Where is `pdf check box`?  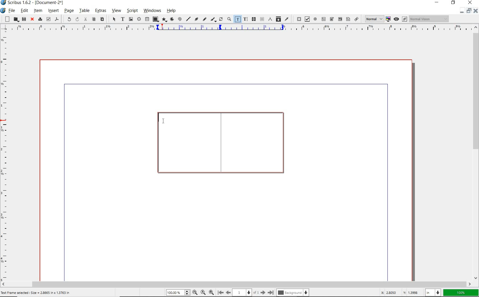 pdf check box is located at coordinates (306, 19).